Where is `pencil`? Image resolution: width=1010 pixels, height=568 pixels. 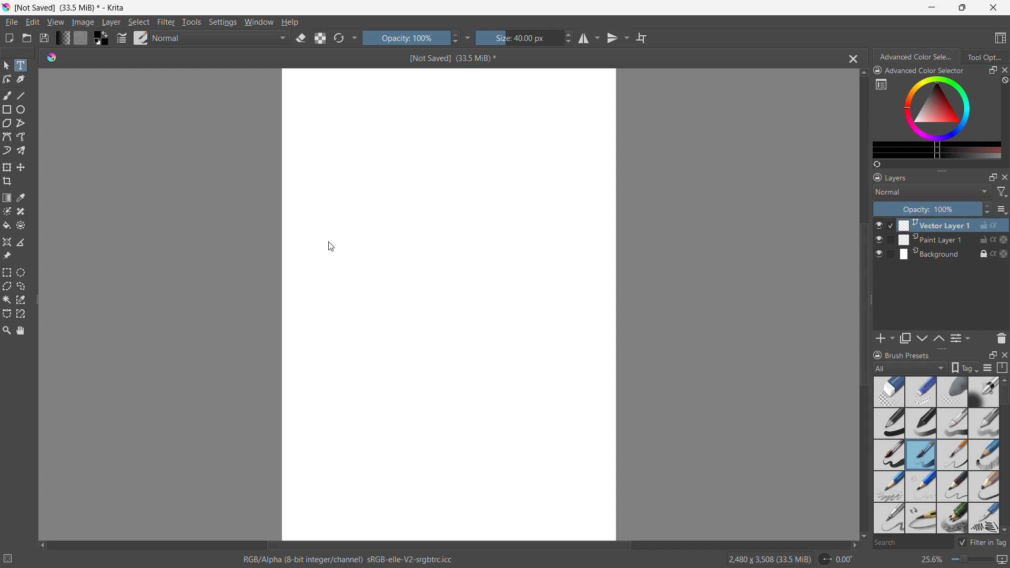
pencil is located at coordinates (887, 518).